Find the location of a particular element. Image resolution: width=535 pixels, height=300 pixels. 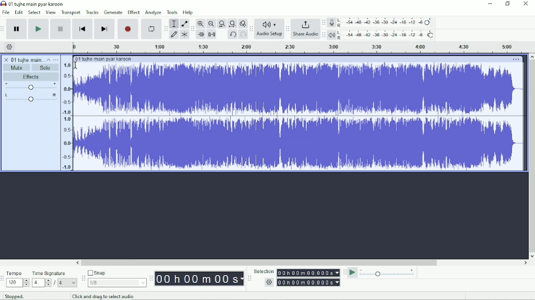

Redo is located at coordinates (243, 35).